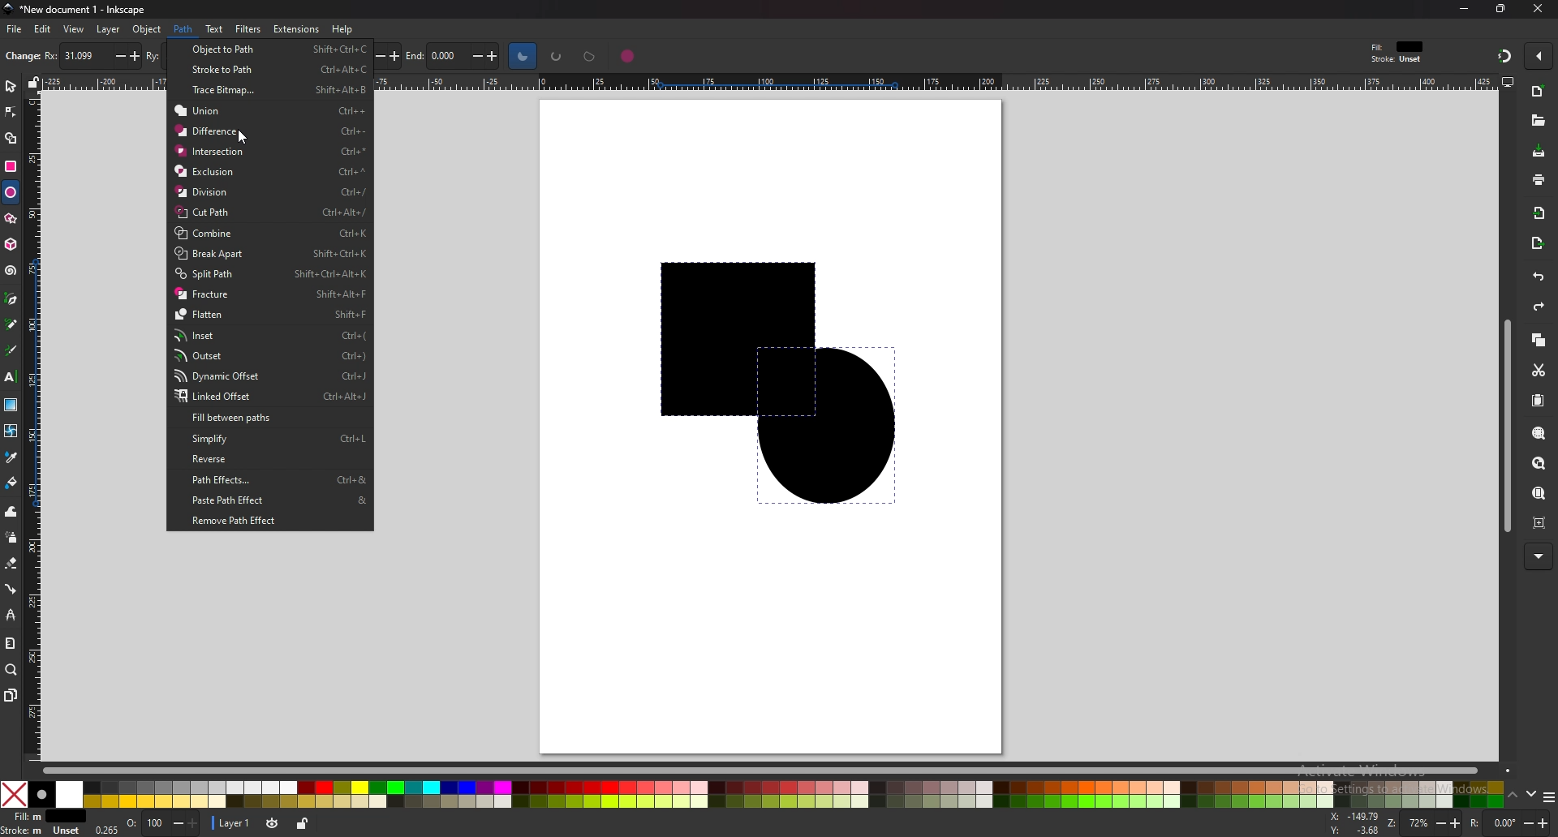 The image size is (1558, 837). I want to click on zoom center, so click(1541, 523).